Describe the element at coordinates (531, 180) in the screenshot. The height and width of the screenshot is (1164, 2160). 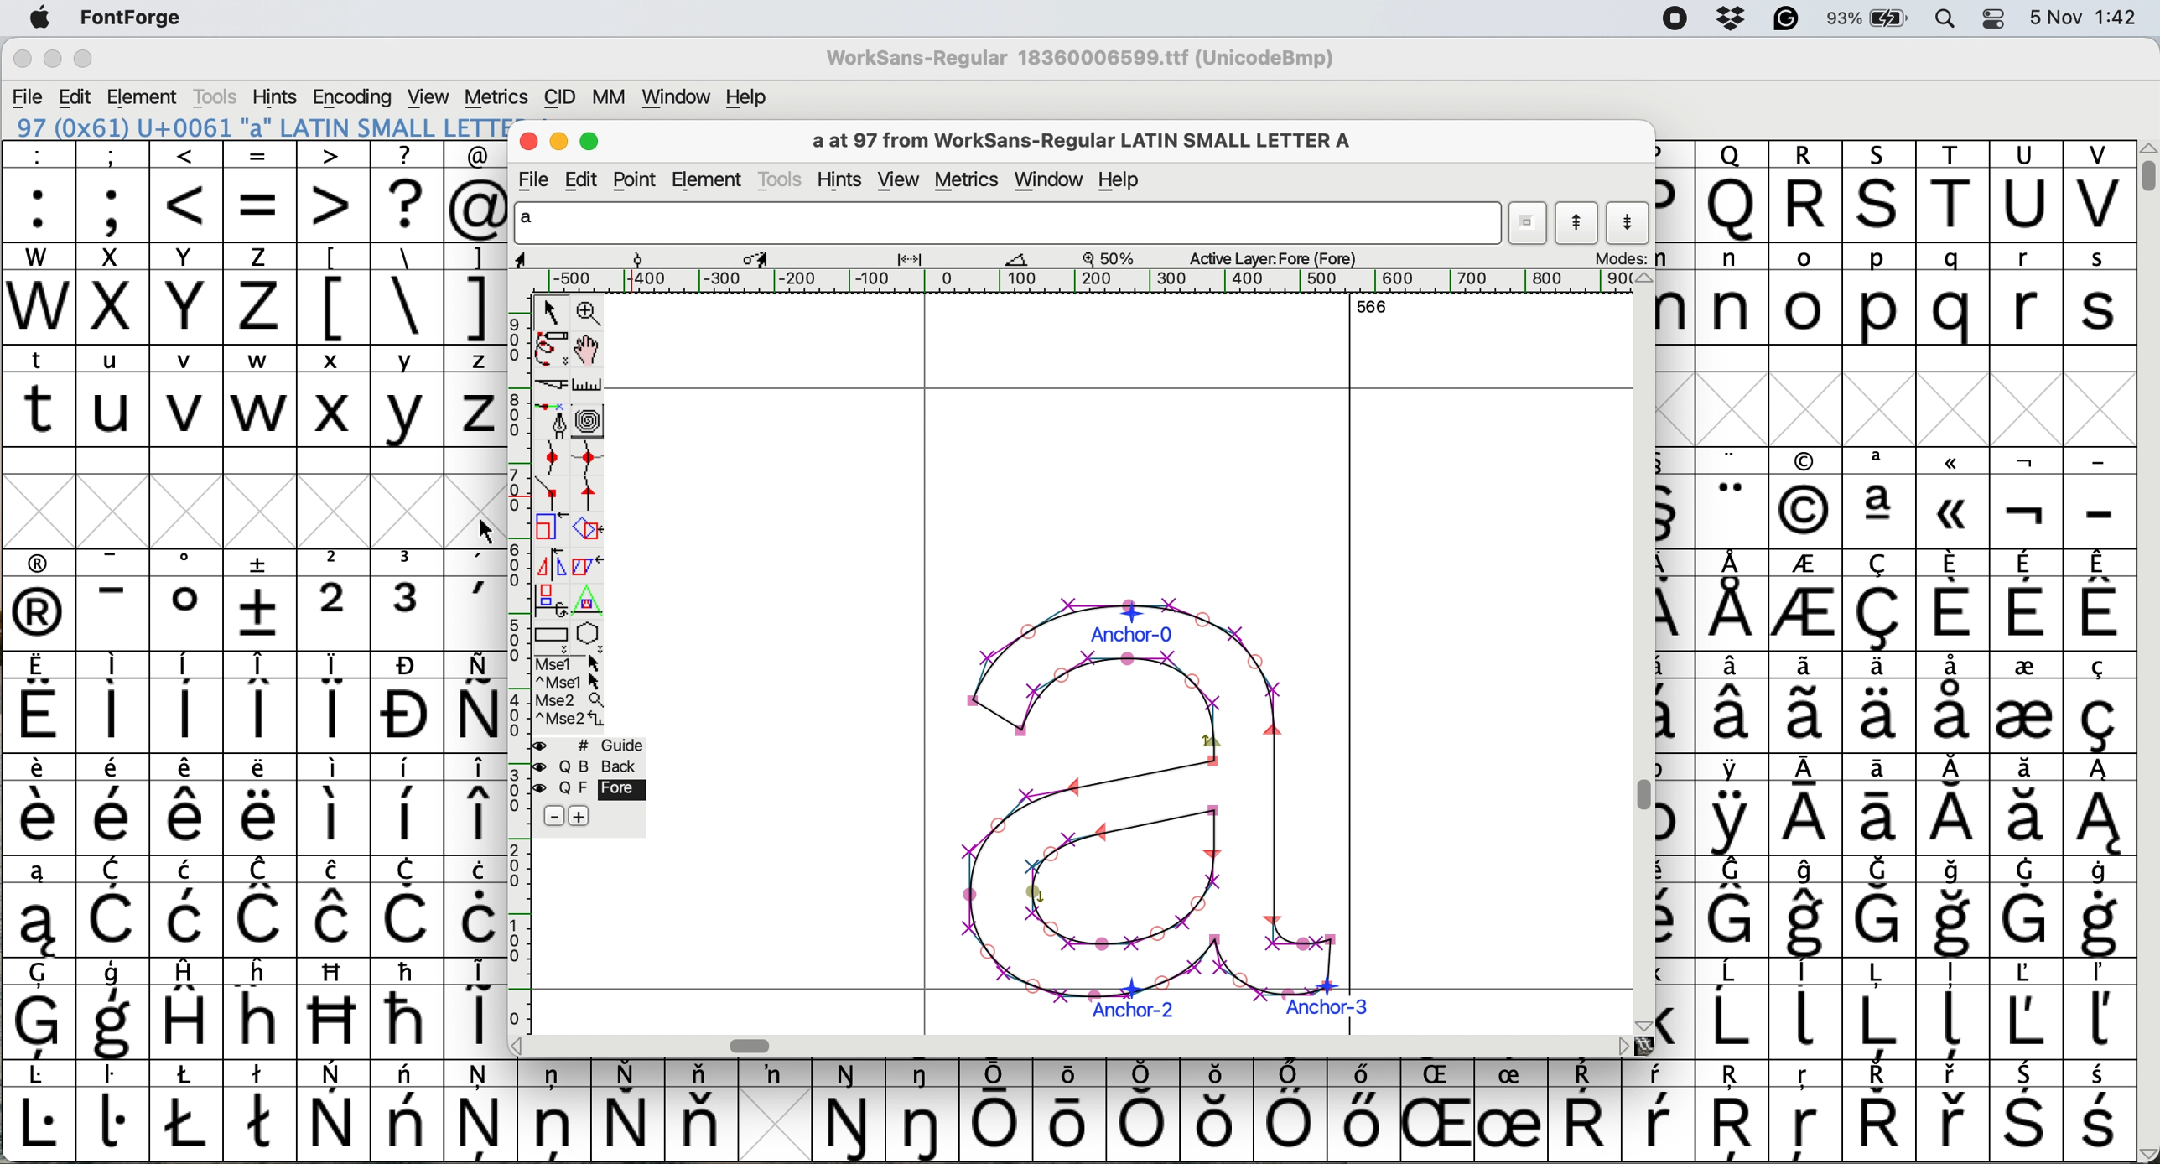
I see `file` at that location.